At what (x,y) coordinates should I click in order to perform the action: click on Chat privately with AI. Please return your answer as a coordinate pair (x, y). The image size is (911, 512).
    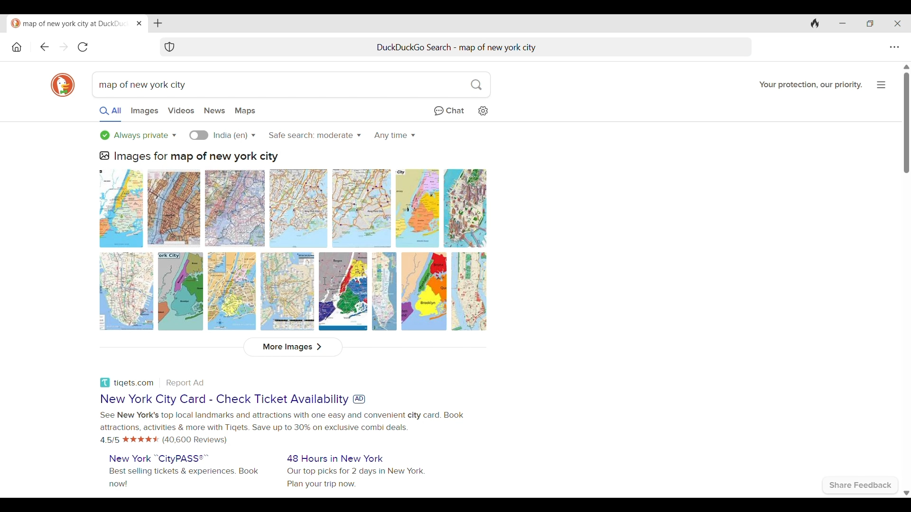
    Looking at the image, I should click on (449, 111).